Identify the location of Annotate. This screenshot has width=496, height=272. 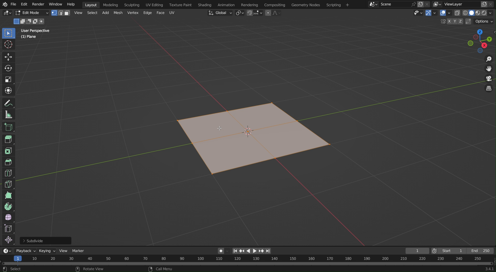
(9, 103).